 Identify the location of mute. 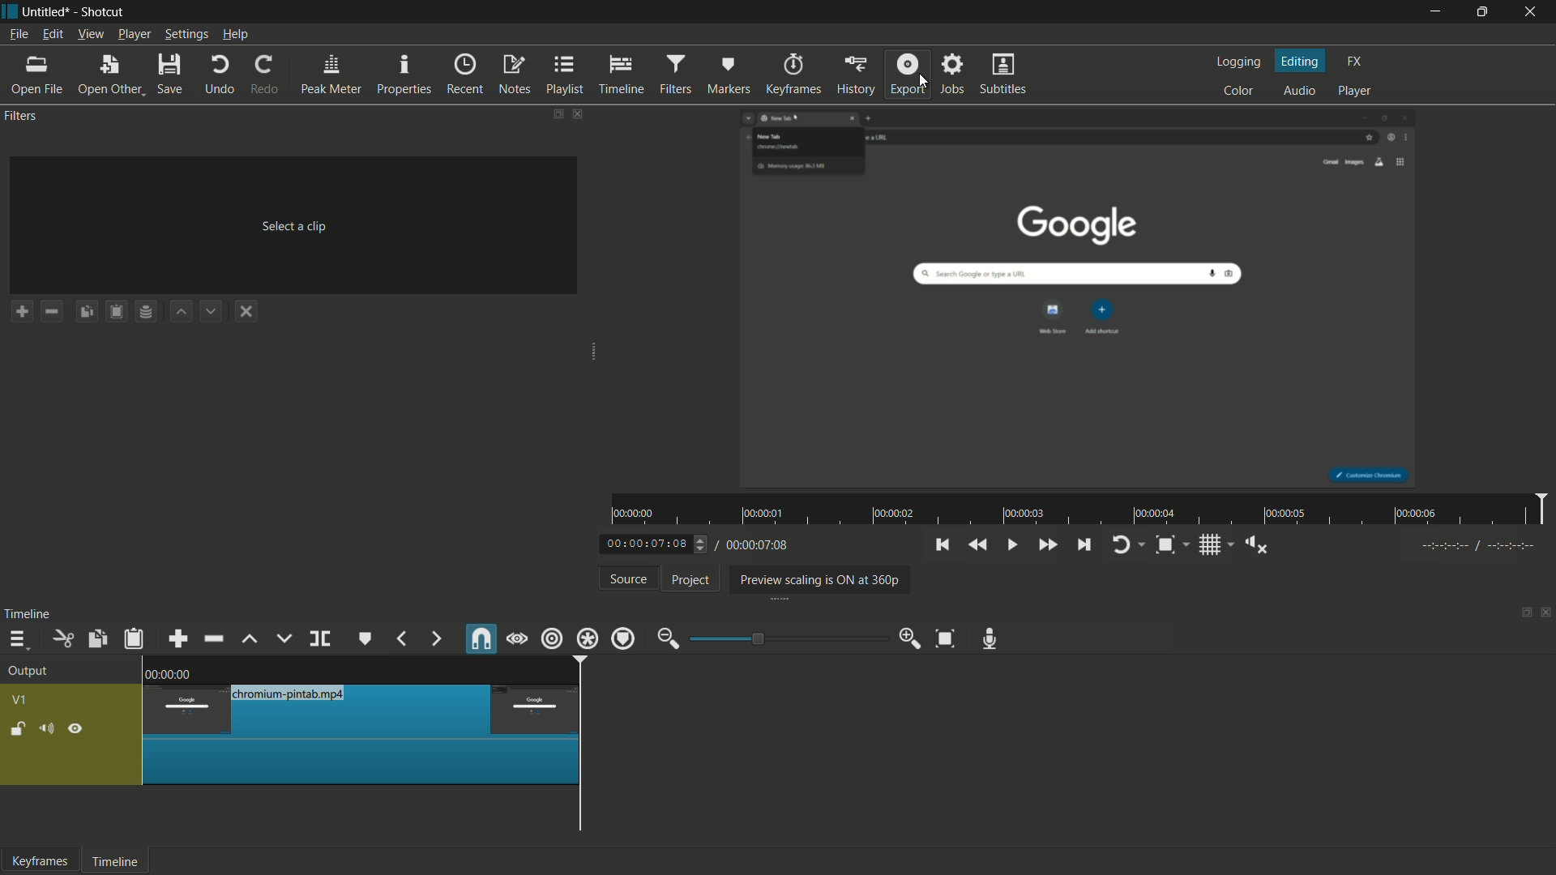
(45, 731).